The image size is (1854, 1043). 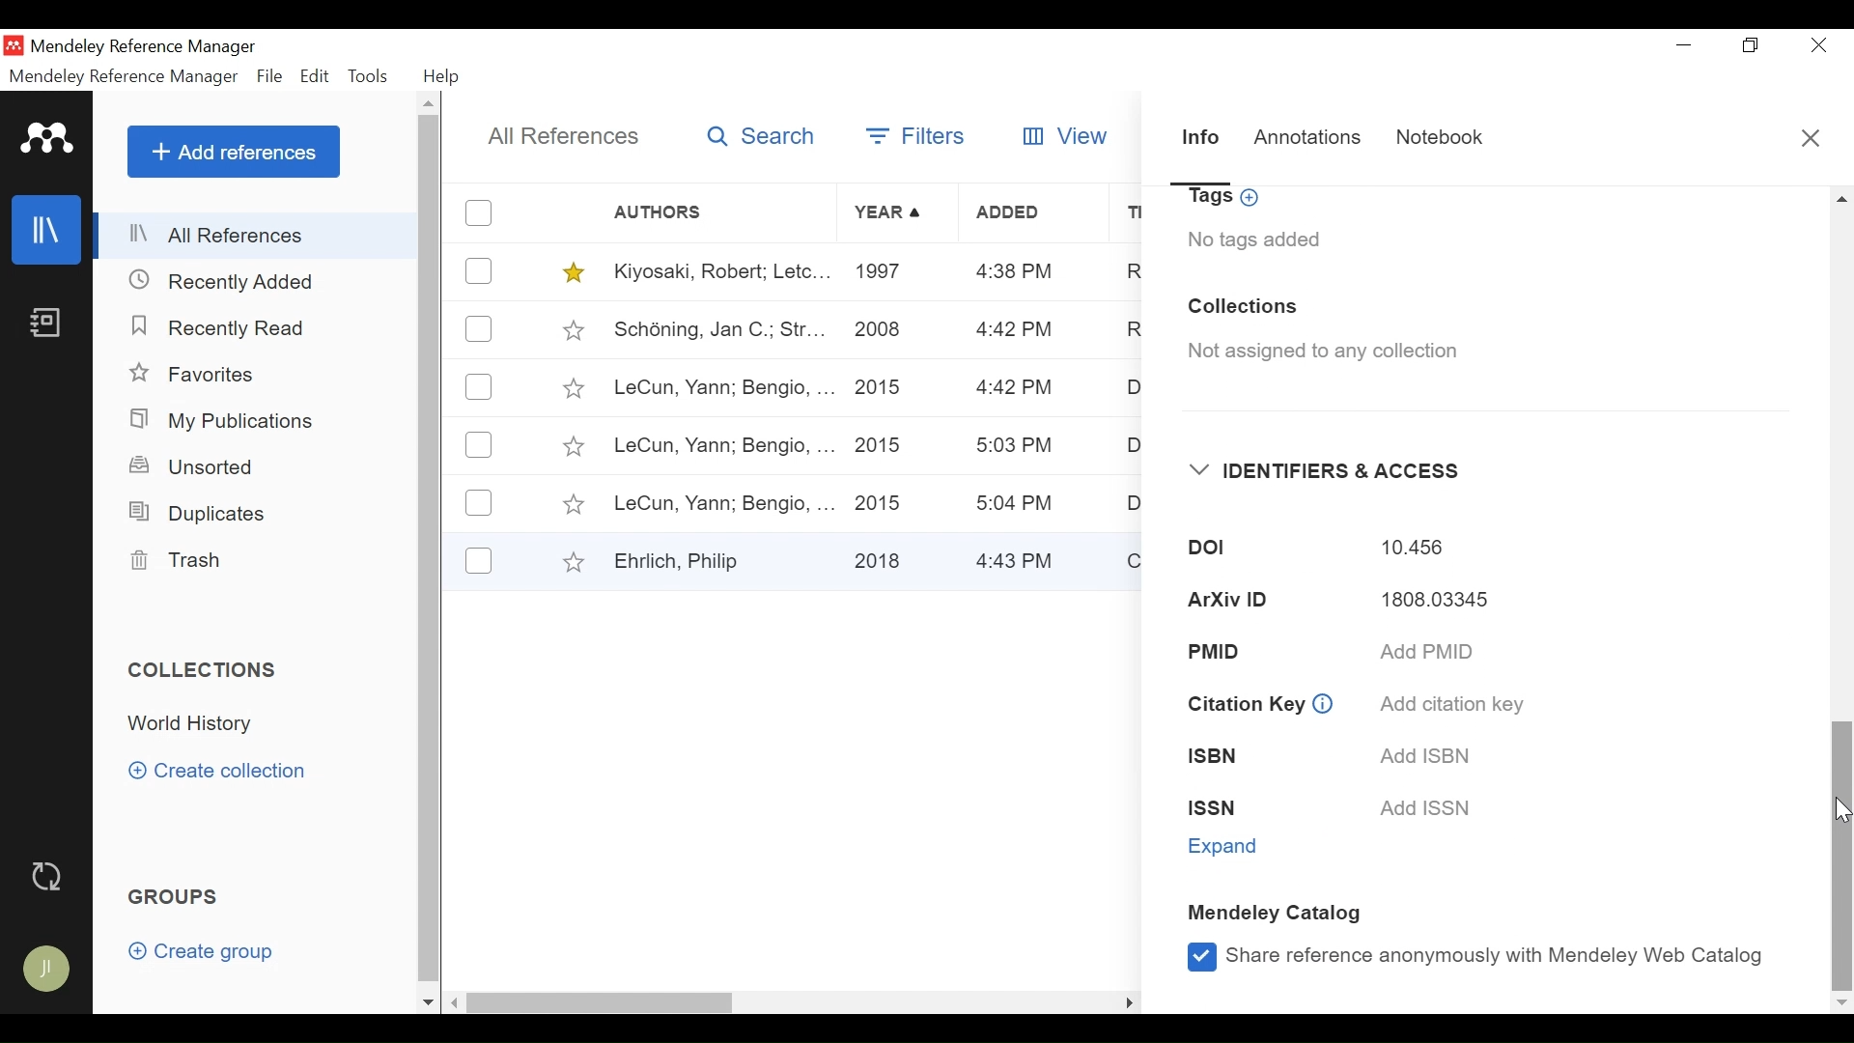 What do you see at coordinates (233, 282) in the screenshot?
I see `Recently Added` at bounding box center [233, 282].